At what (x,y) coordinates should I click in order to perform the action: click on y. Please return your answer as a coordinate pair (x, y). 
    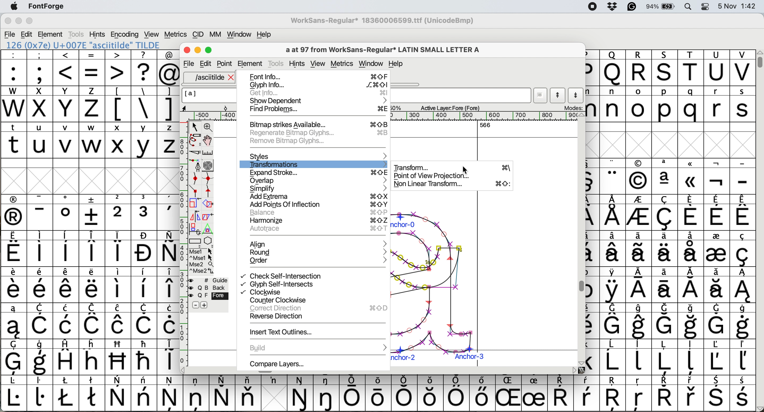
    Looking at the image, I should click on (143, 140).